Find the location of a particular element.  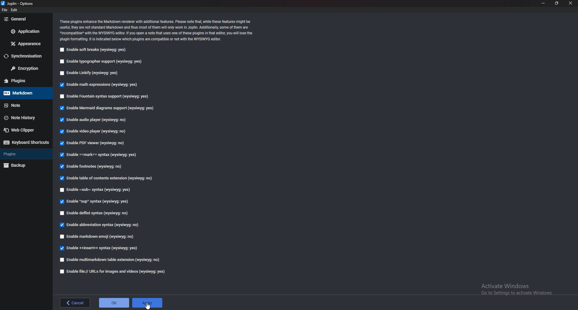

Enable audio player is located at coordinates (95, 120).